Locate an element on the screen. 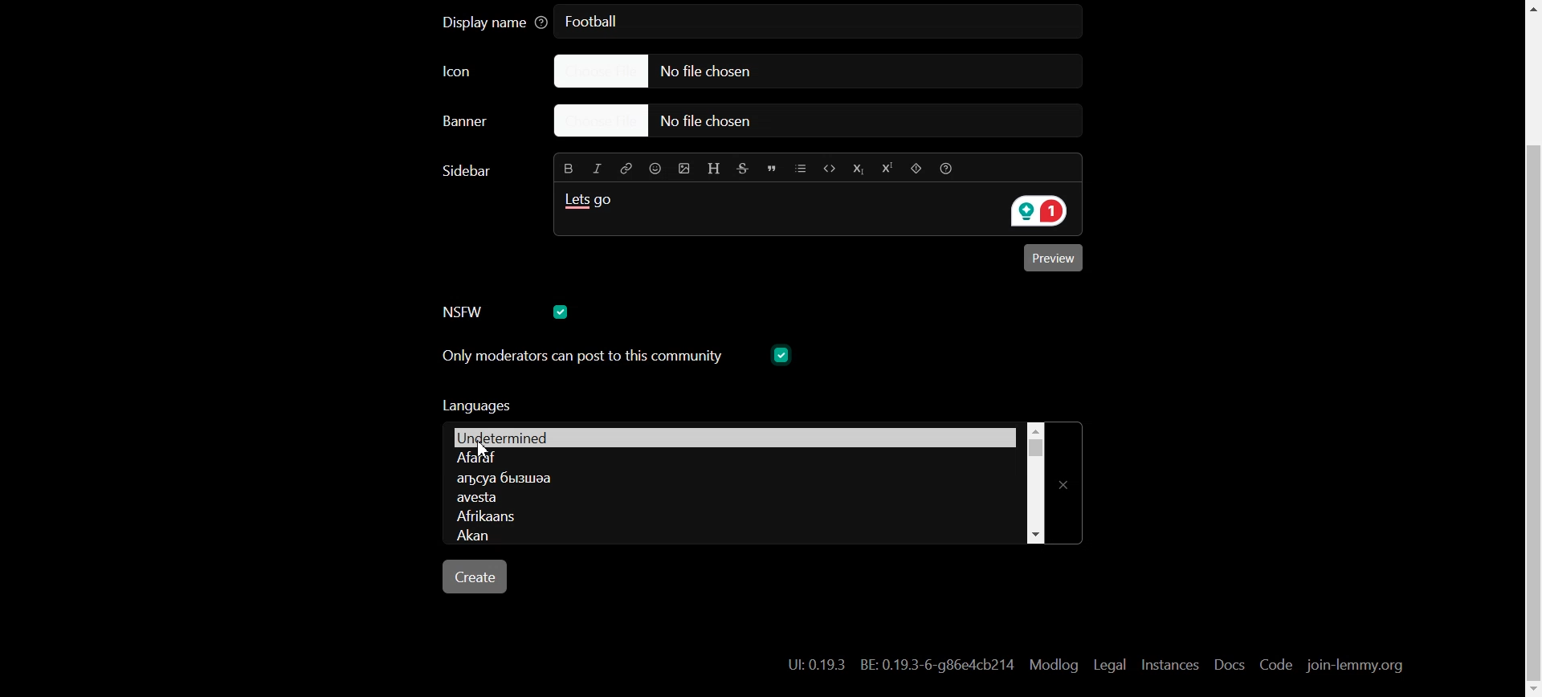  Vertical Scroll bar is located at coordinates (1529, 348).